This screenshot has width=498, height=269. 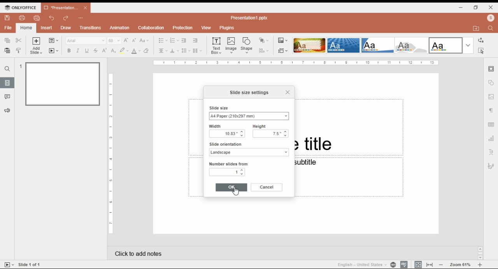 I want to click on bold, so click(x=68, y=51).